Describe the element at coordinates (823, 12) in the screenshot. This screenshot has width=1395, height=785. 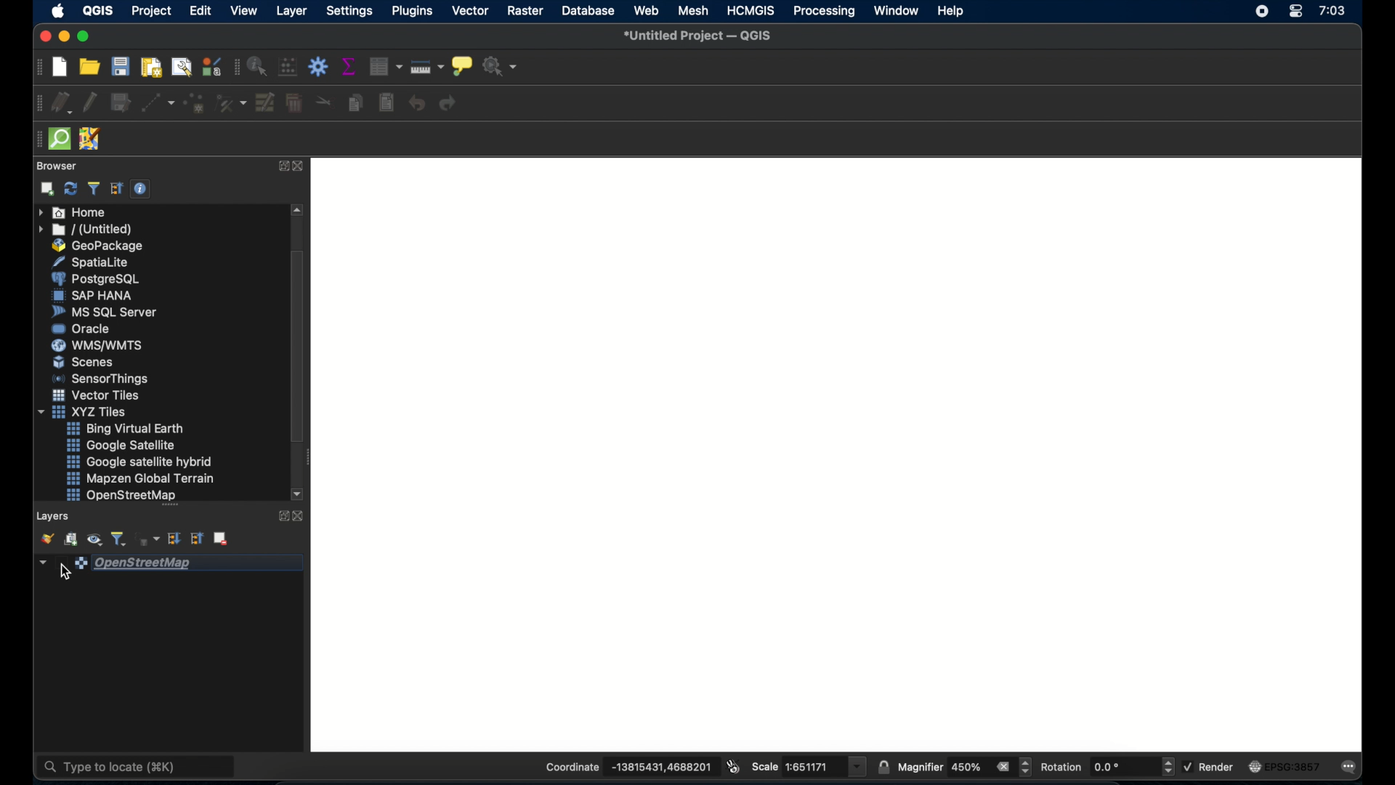
I see `processing` at that location.